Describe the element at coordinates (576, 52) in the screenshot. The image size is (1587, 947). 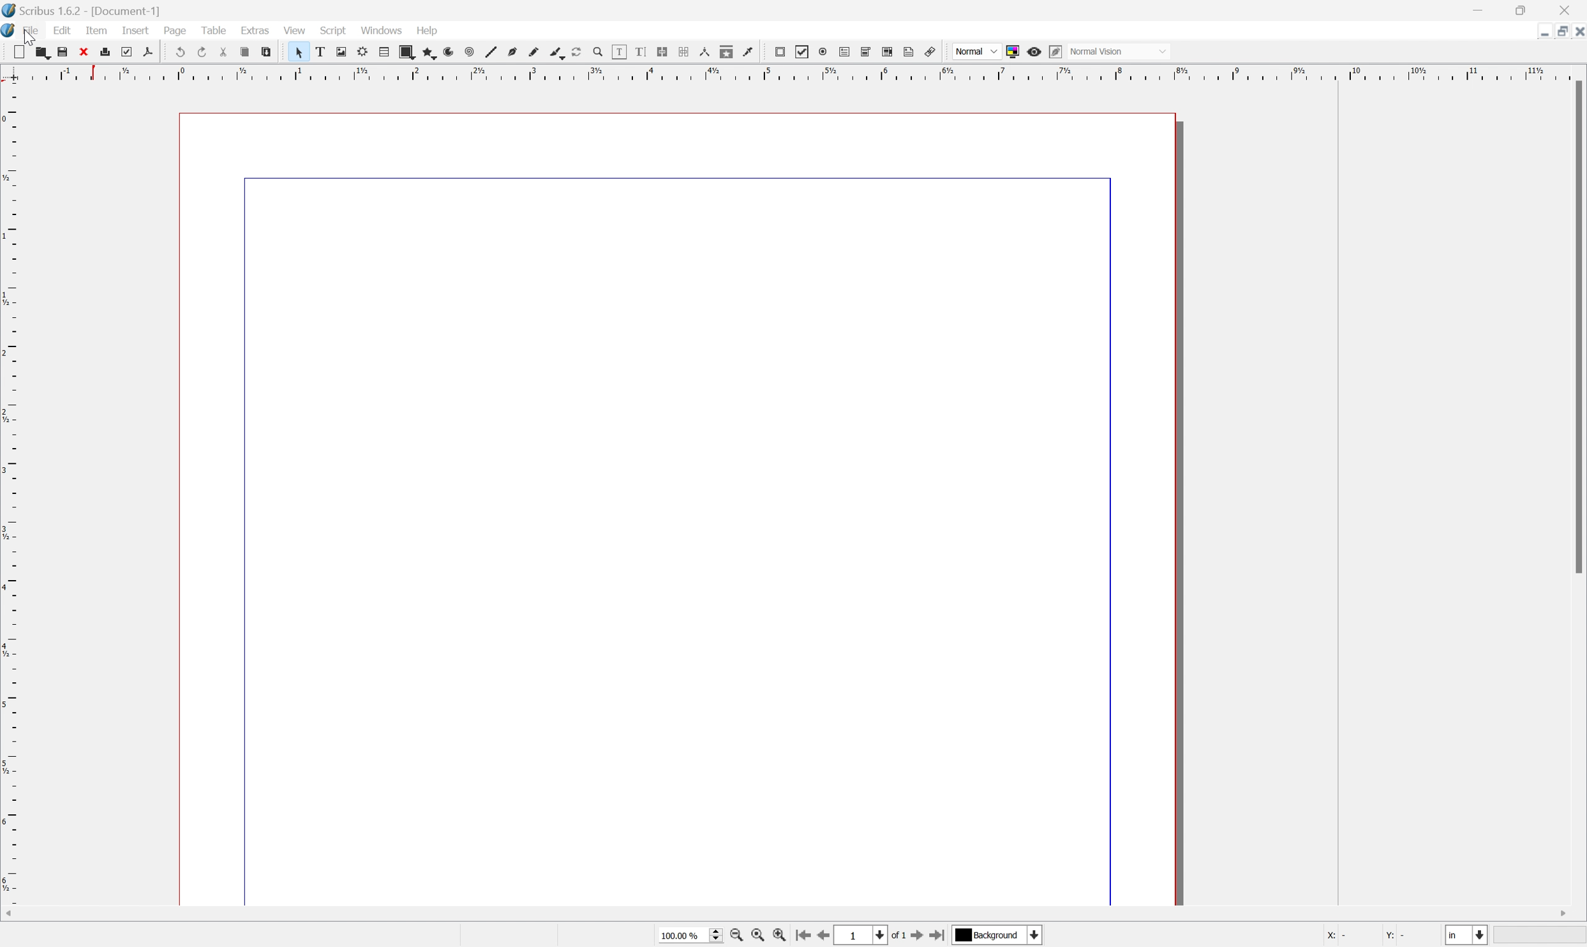
I see `Rotate item` at that location.